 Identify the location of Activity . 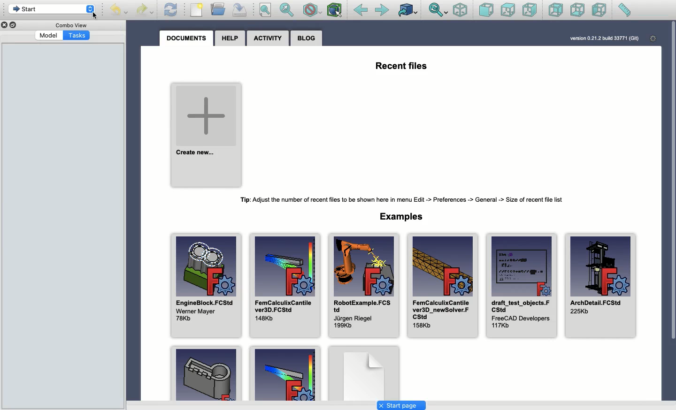
(270, 38).